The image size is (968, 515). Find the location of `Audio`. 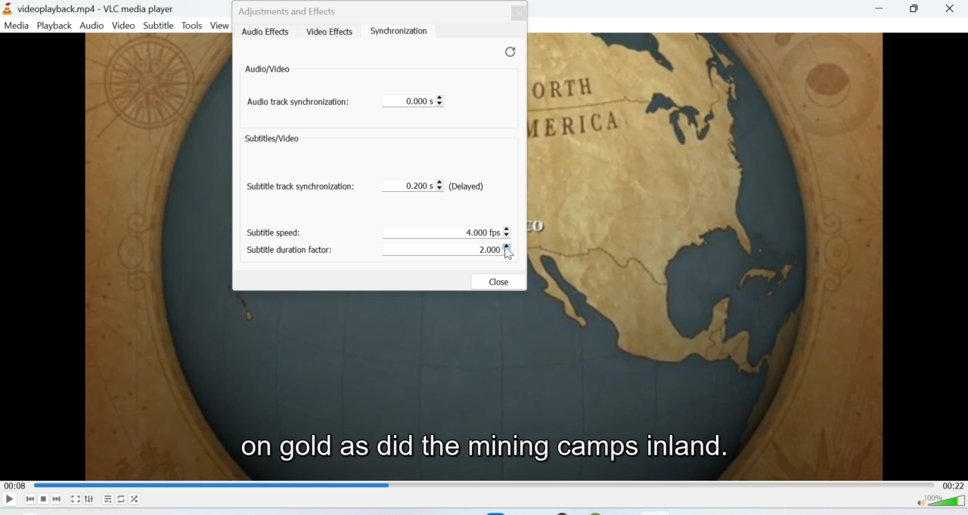

Audio is located at coordinates (93, 26).